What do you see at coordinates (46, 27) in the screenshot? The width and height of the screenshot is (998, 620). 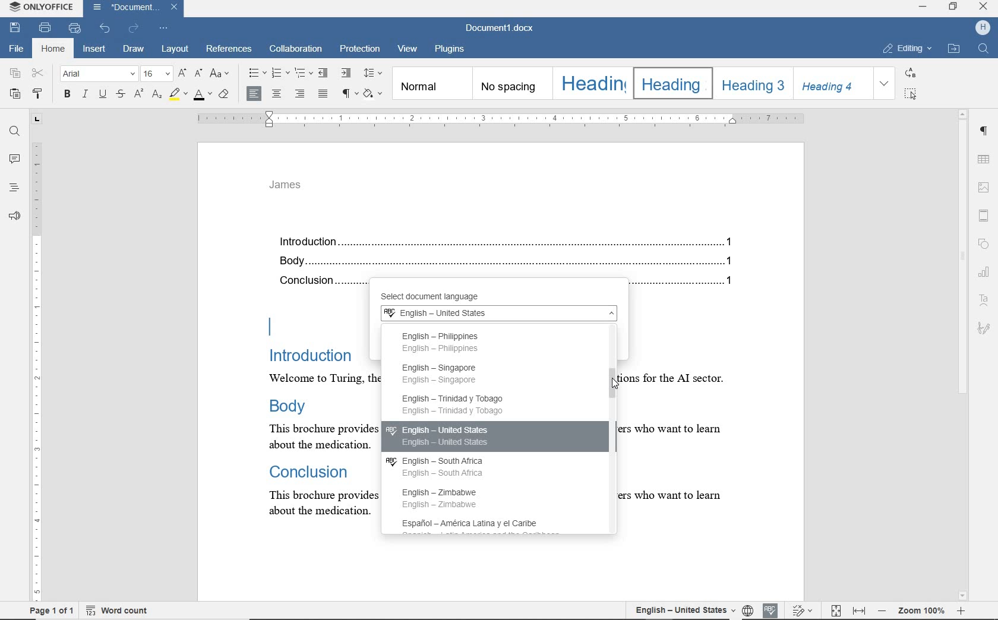 I see `print` at bounding box center [46, 27].